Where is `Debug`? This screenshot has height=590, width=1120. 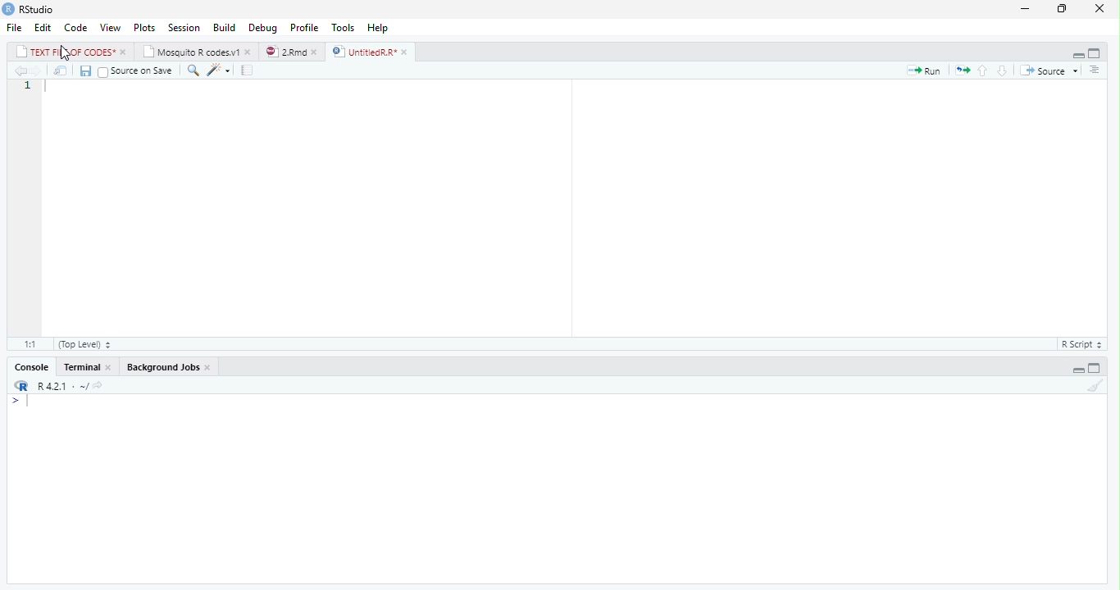
Debug is located at coordinates (263, 27).